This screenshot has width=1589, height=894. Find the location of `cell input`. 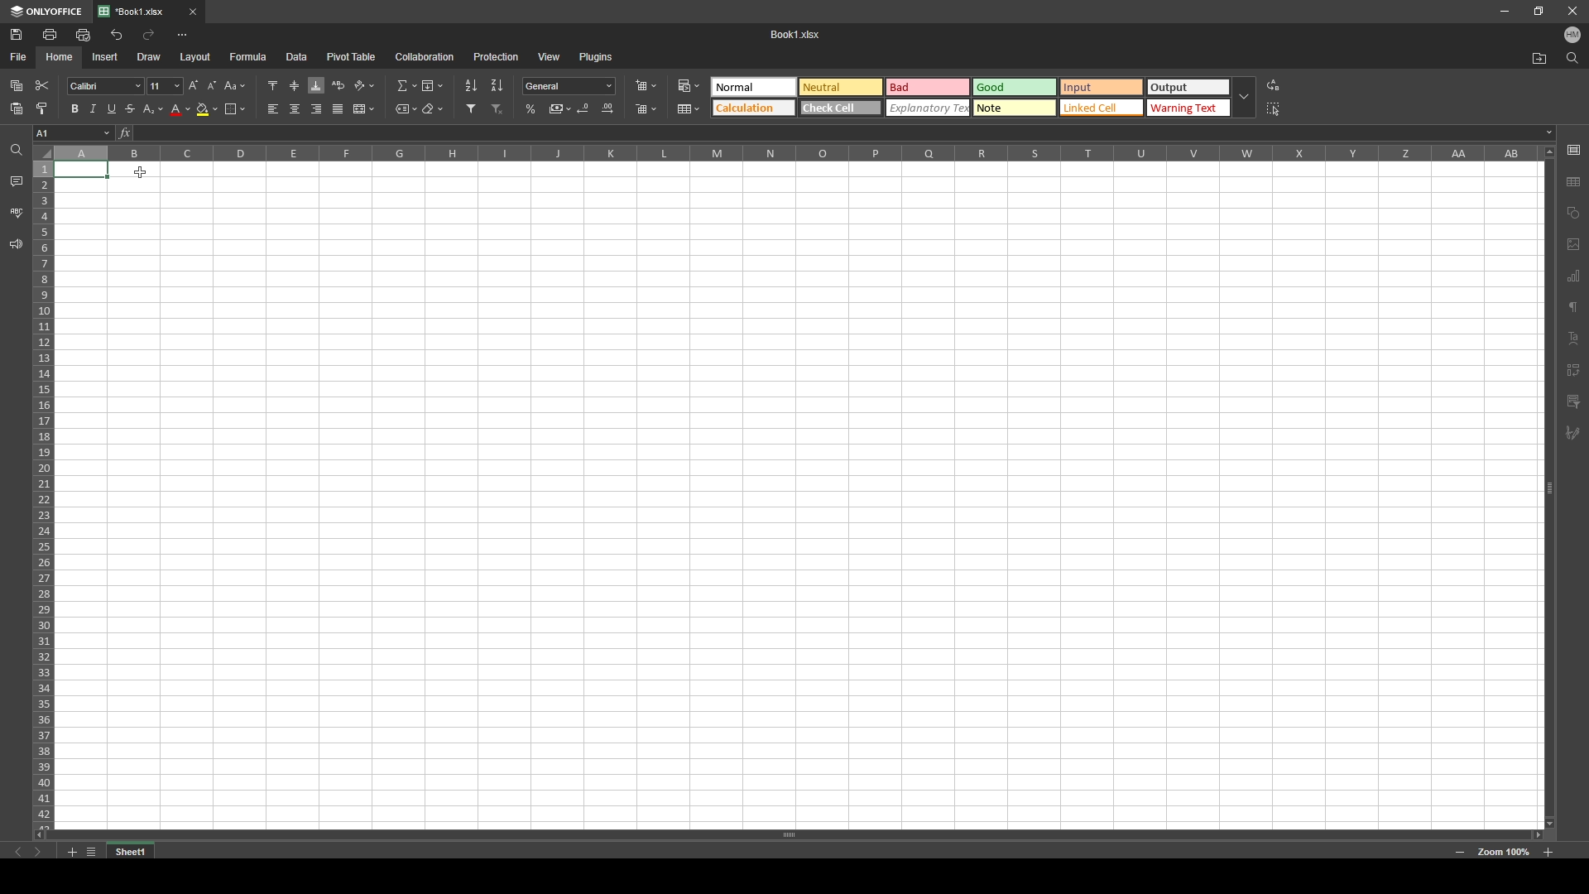

cell input is located at coordinates (838, 133).